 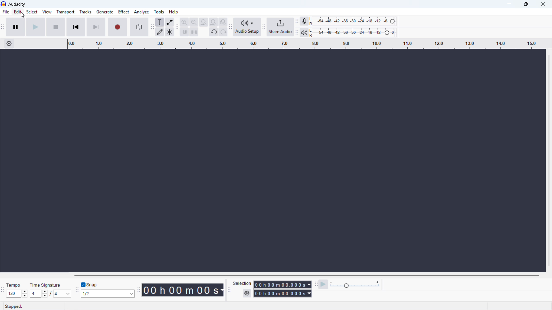 What do you see at coordinates (355, 284) in the screenshot?
I see `playback speed` at bounding box center [355, 284].